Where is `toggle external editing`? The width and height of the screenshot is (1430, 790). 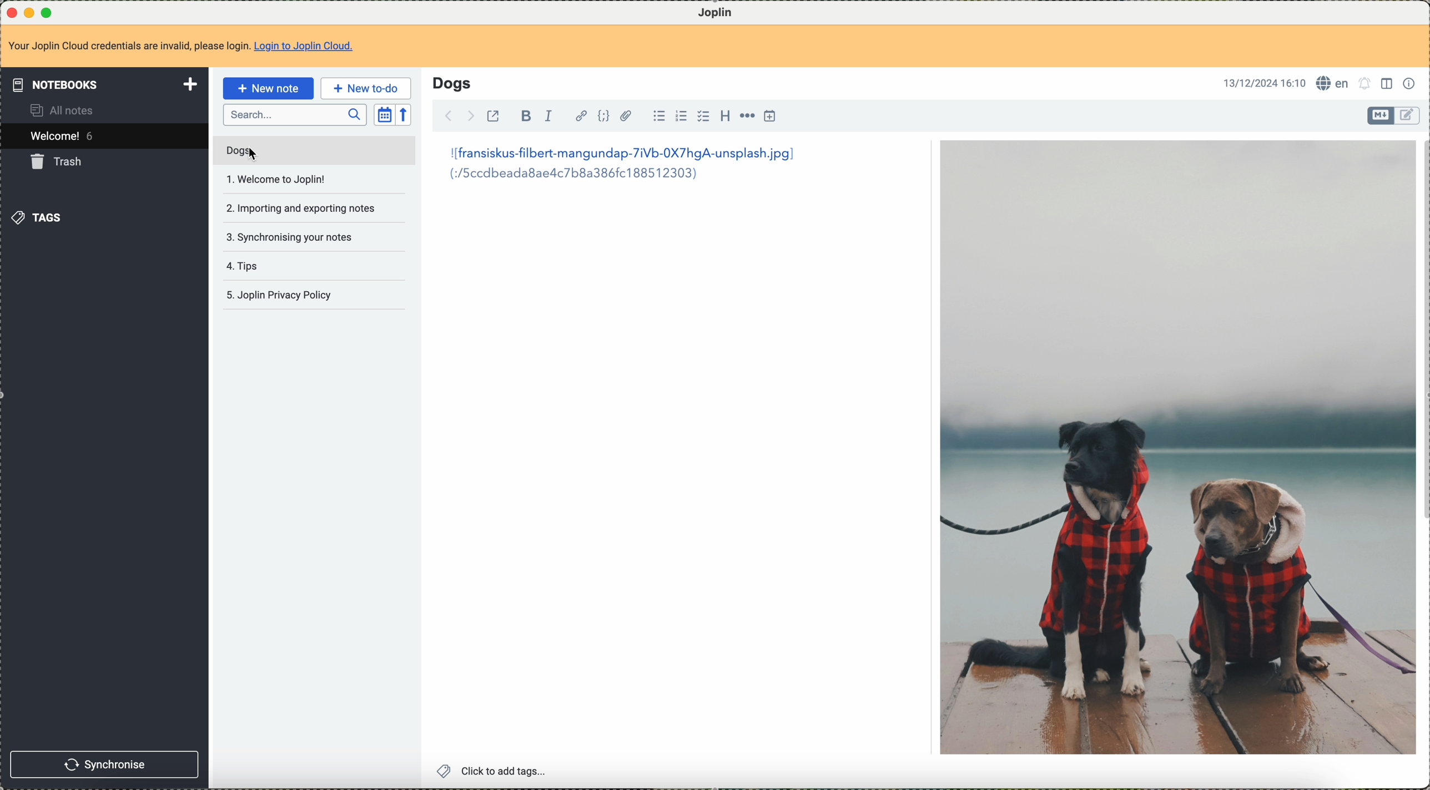 toggle external editing is located at coordinates (492, 117).